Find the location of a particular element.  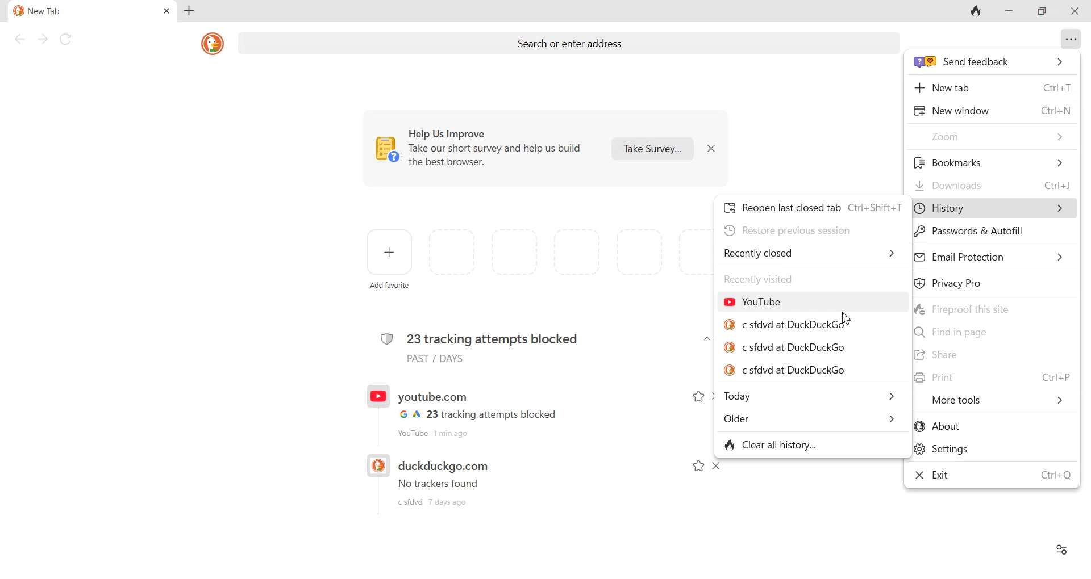

Add to favorite is located at coordinates (698, 397).